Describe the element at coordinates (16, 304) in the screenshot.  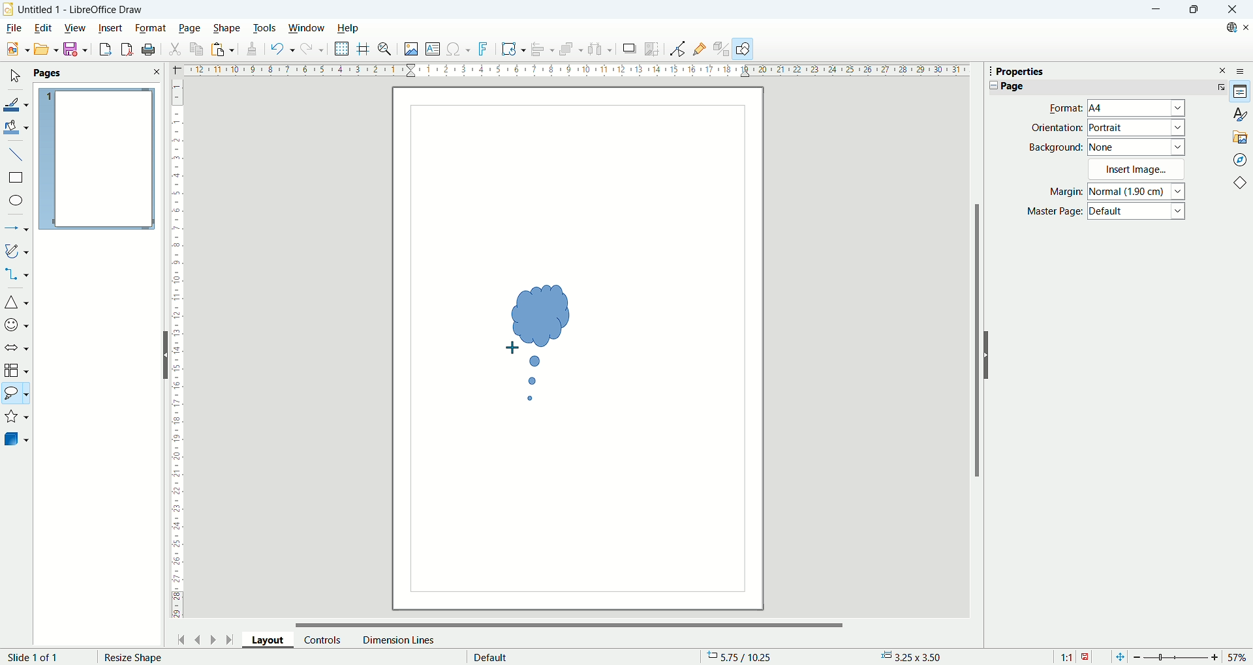
I see `basic shapes` at that location.